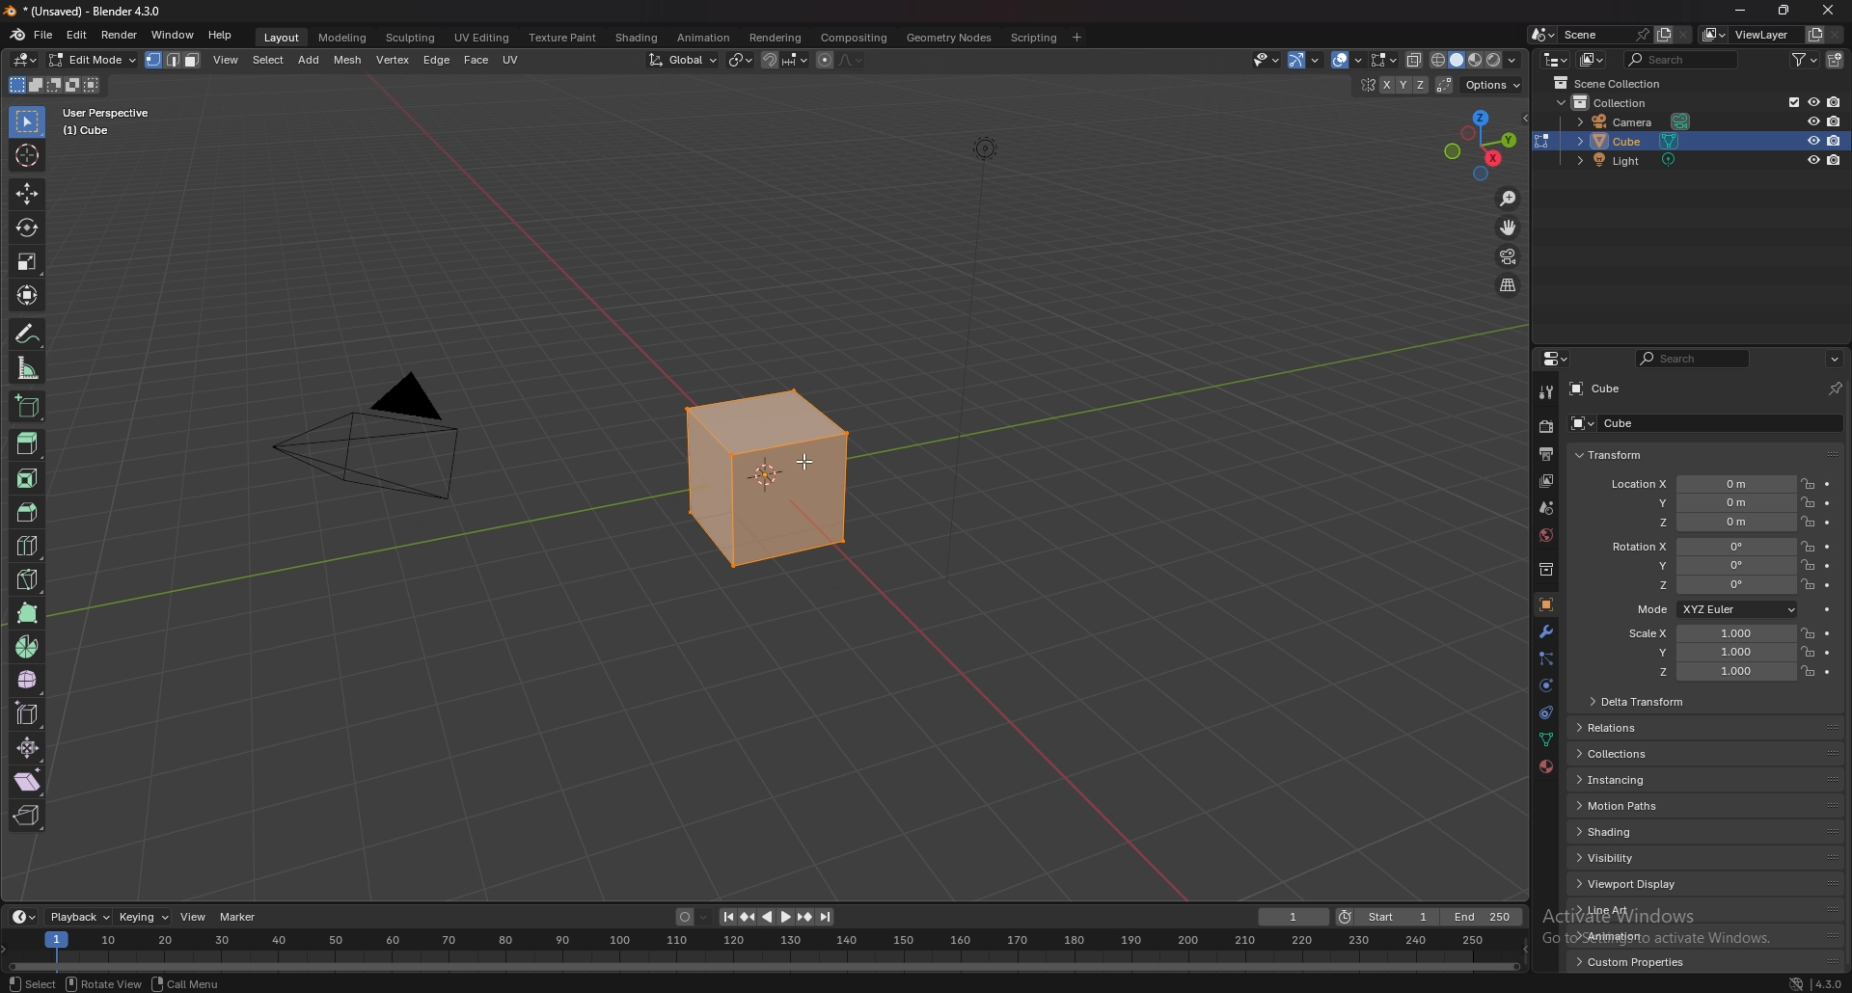  I want to click on lock location, so click(1810, 651).